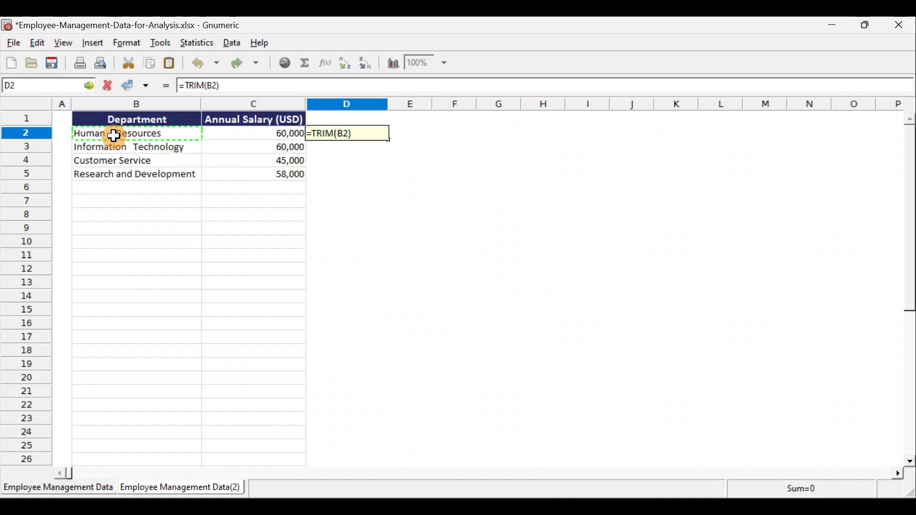 This screenshot has width=916, height=515. Describe the element at coordinates (57, 488) in the screenshot. I see `Sheet 1` at that location.